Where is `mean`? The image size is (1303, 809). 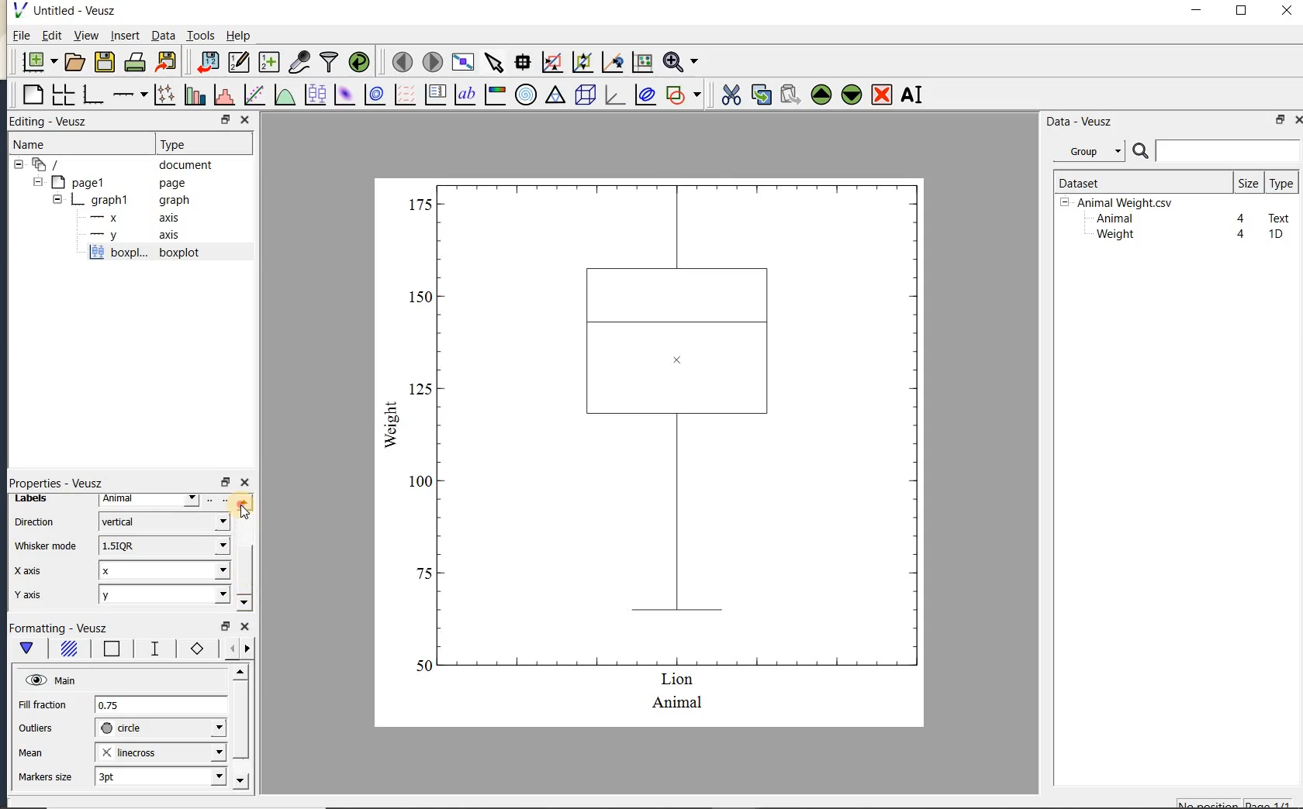 mean is located at coordinates (32, 751).